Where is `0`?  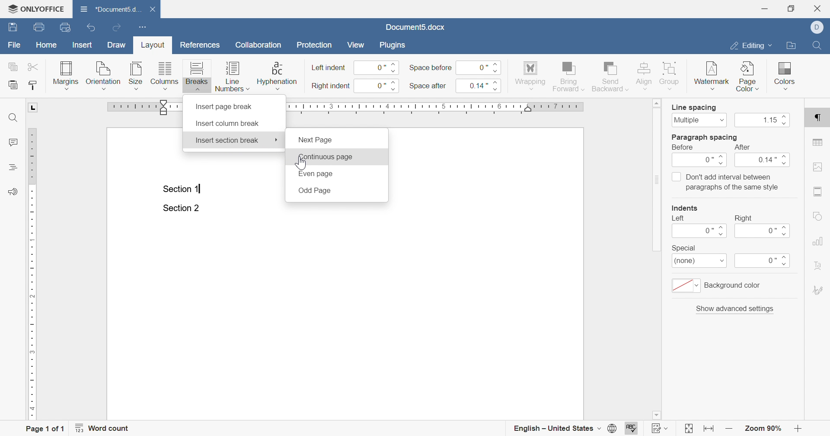
0 is located at coordinates (763, 261).